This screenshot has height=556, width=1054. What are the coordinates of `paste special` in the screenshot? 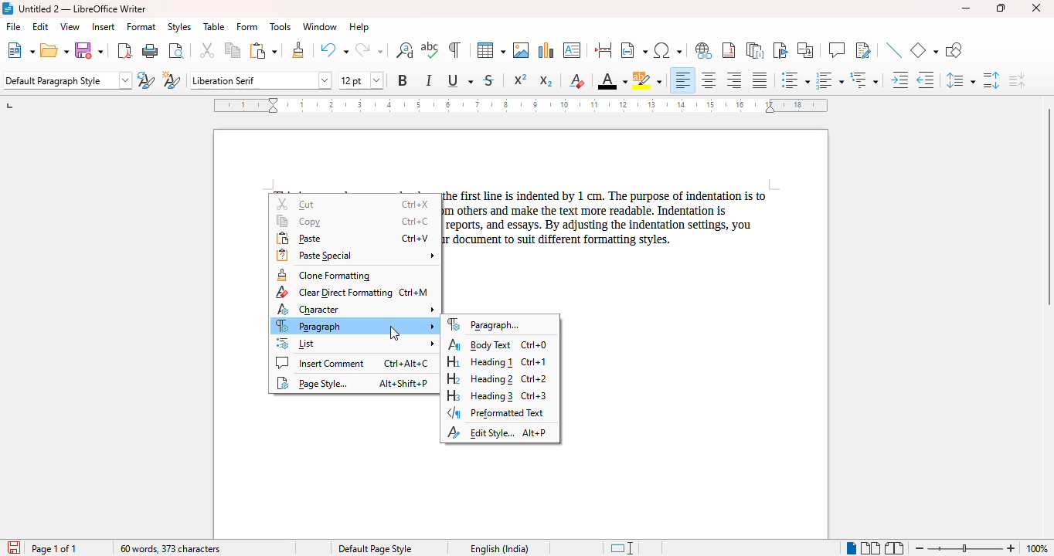 It's located at (355, 256).